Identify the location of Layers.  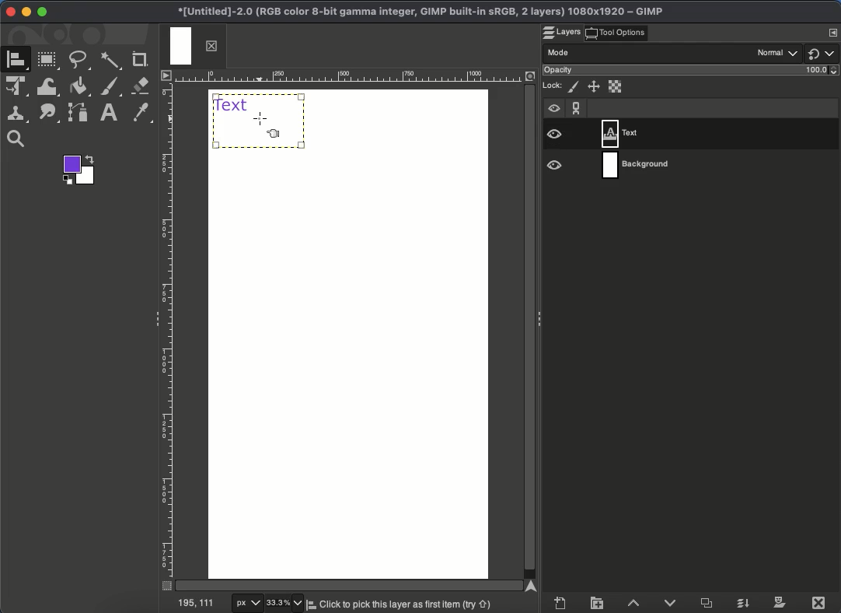
(563, 33).